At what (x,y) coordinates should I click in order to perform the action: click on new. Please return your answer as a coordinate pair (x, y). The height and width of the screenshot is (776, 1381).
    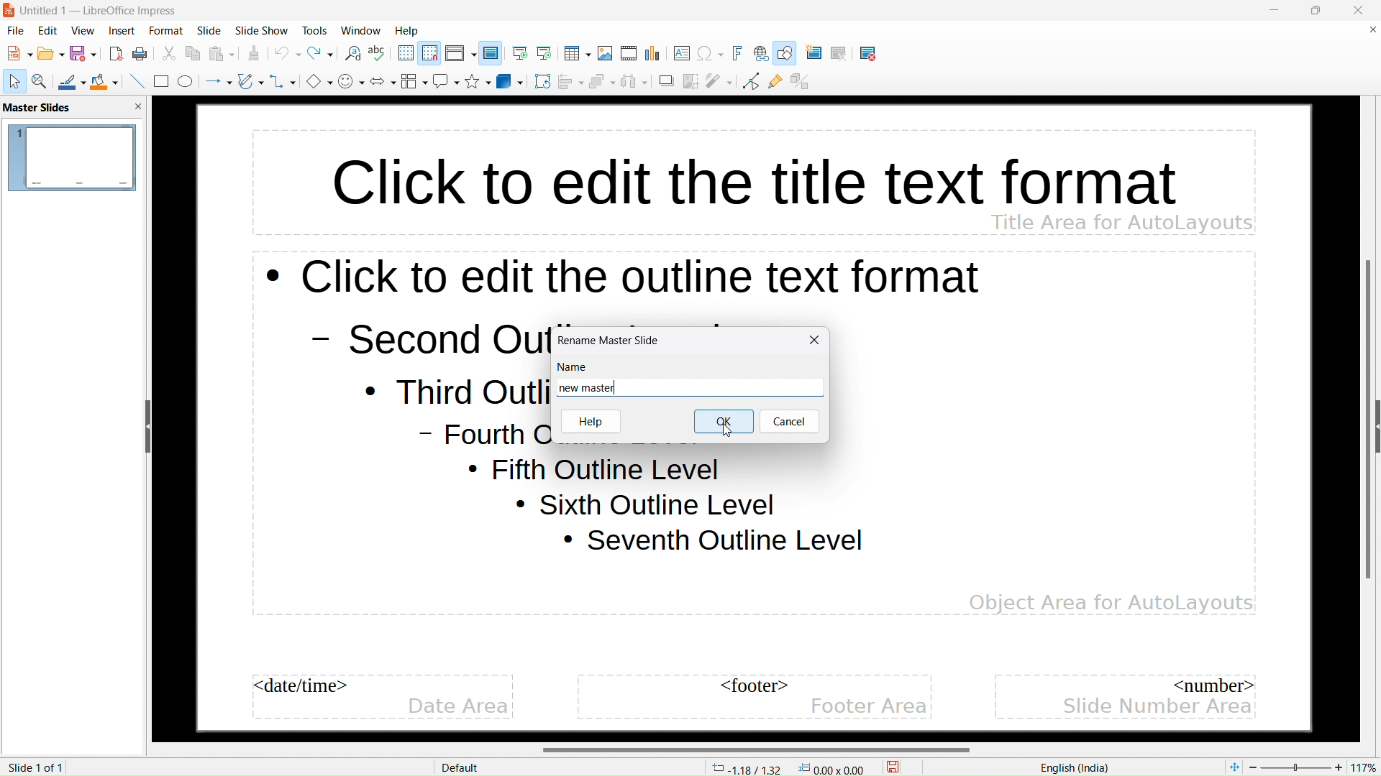
    Looking at the image, I should click on (20, 53).